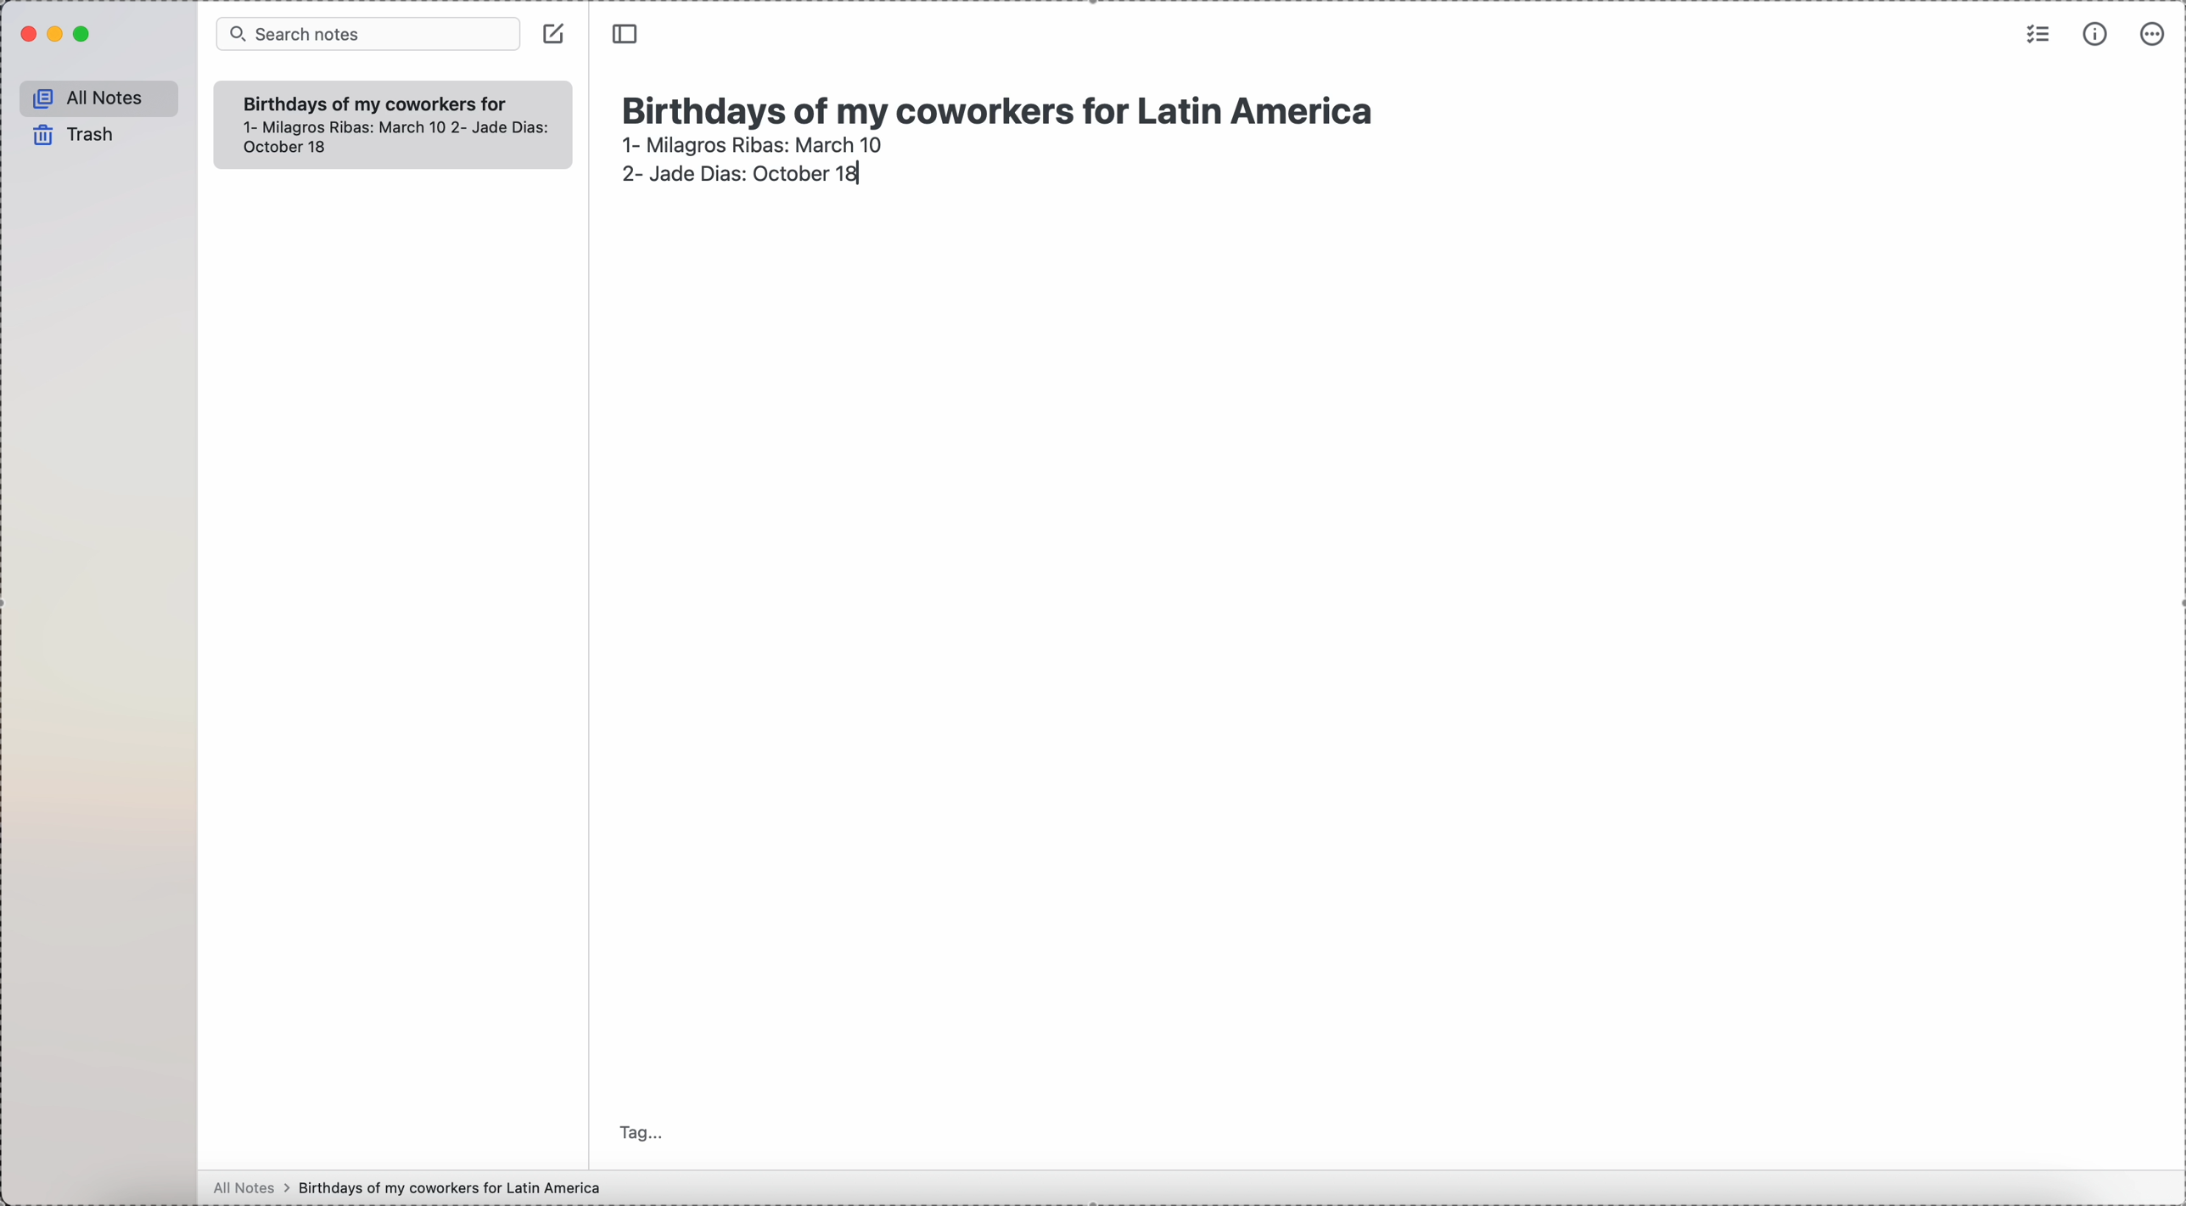 The image size is (2186, 1206). I want to click on trash, so click(76, 135).